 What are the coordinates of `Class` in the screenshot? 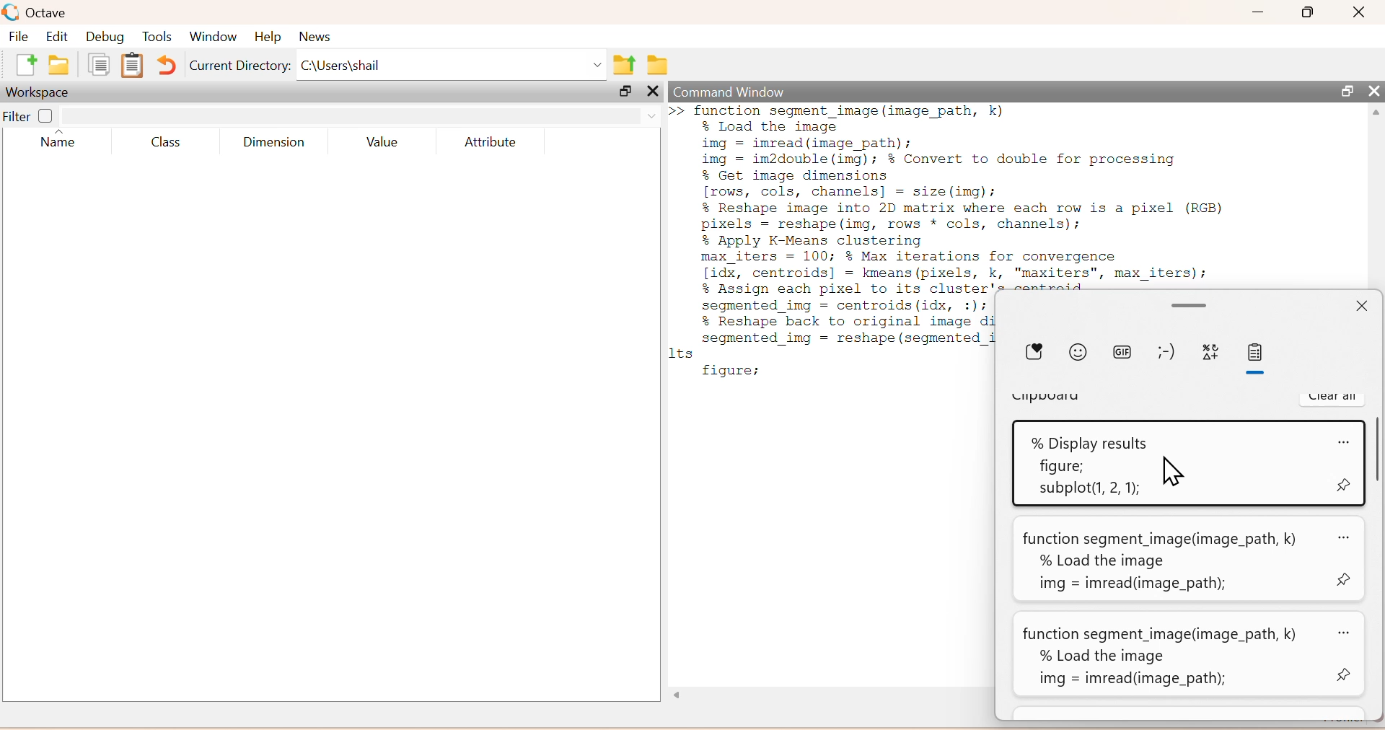 It's located at (169, 143).